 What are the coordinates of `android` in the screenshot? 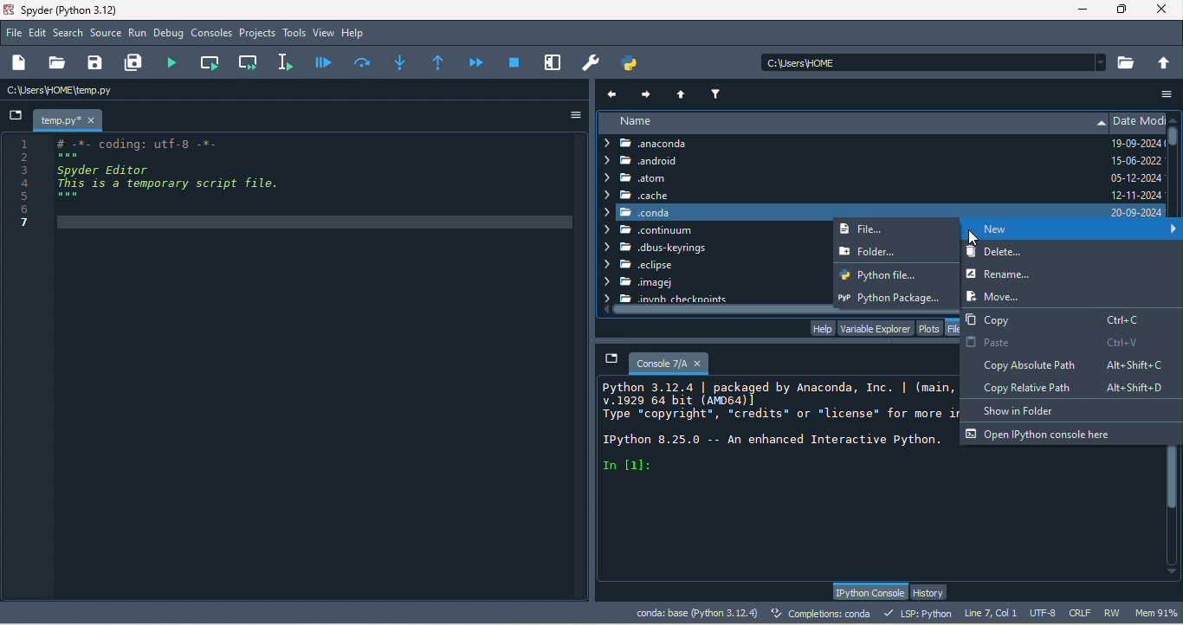 It's located at (652, 162).